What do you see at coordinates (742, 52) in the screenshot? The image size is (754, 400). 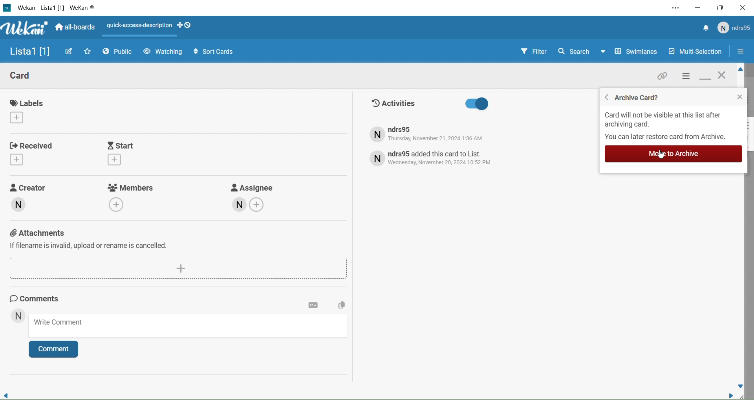 I see `Options` at bounding box center [742, 52].